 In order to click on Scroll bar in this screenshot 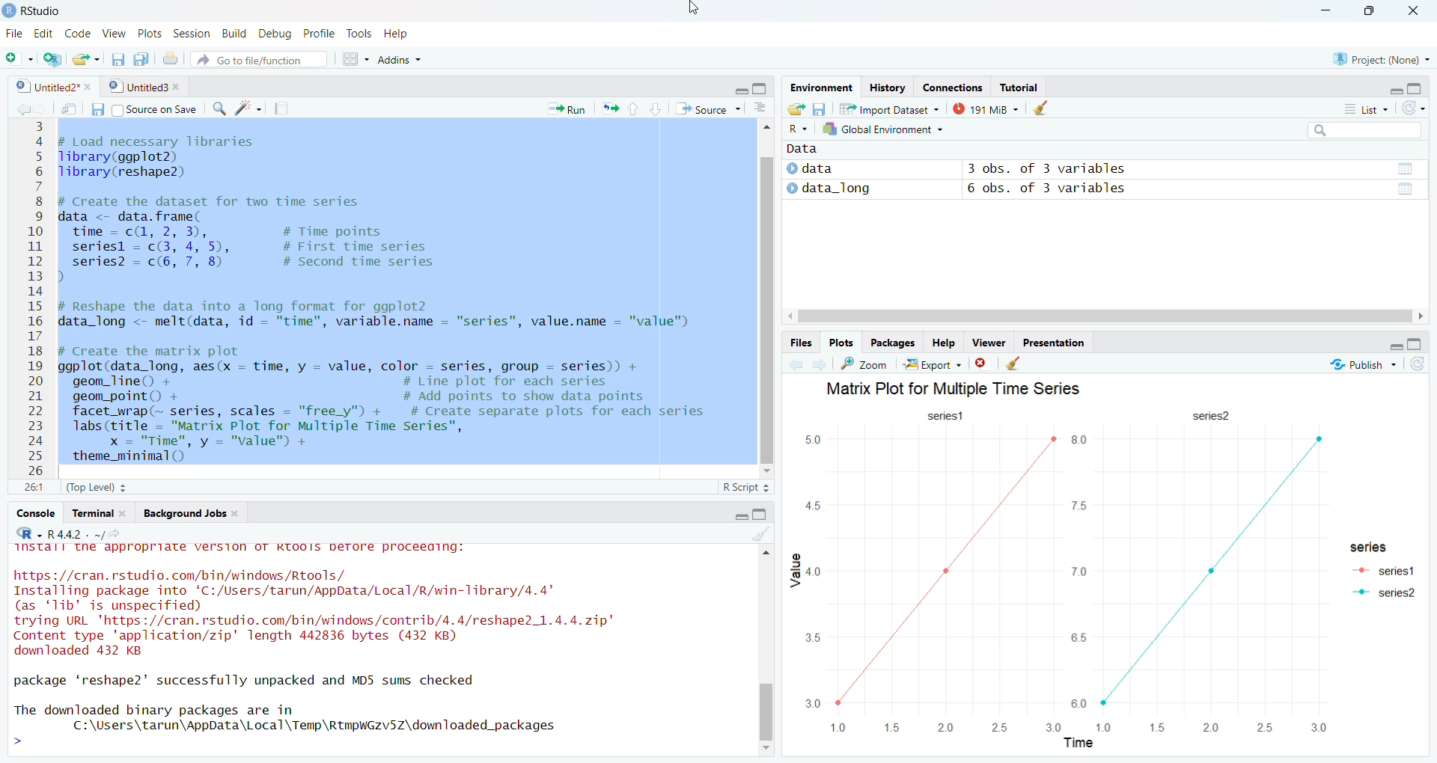, I will do `click(768, 693)`.